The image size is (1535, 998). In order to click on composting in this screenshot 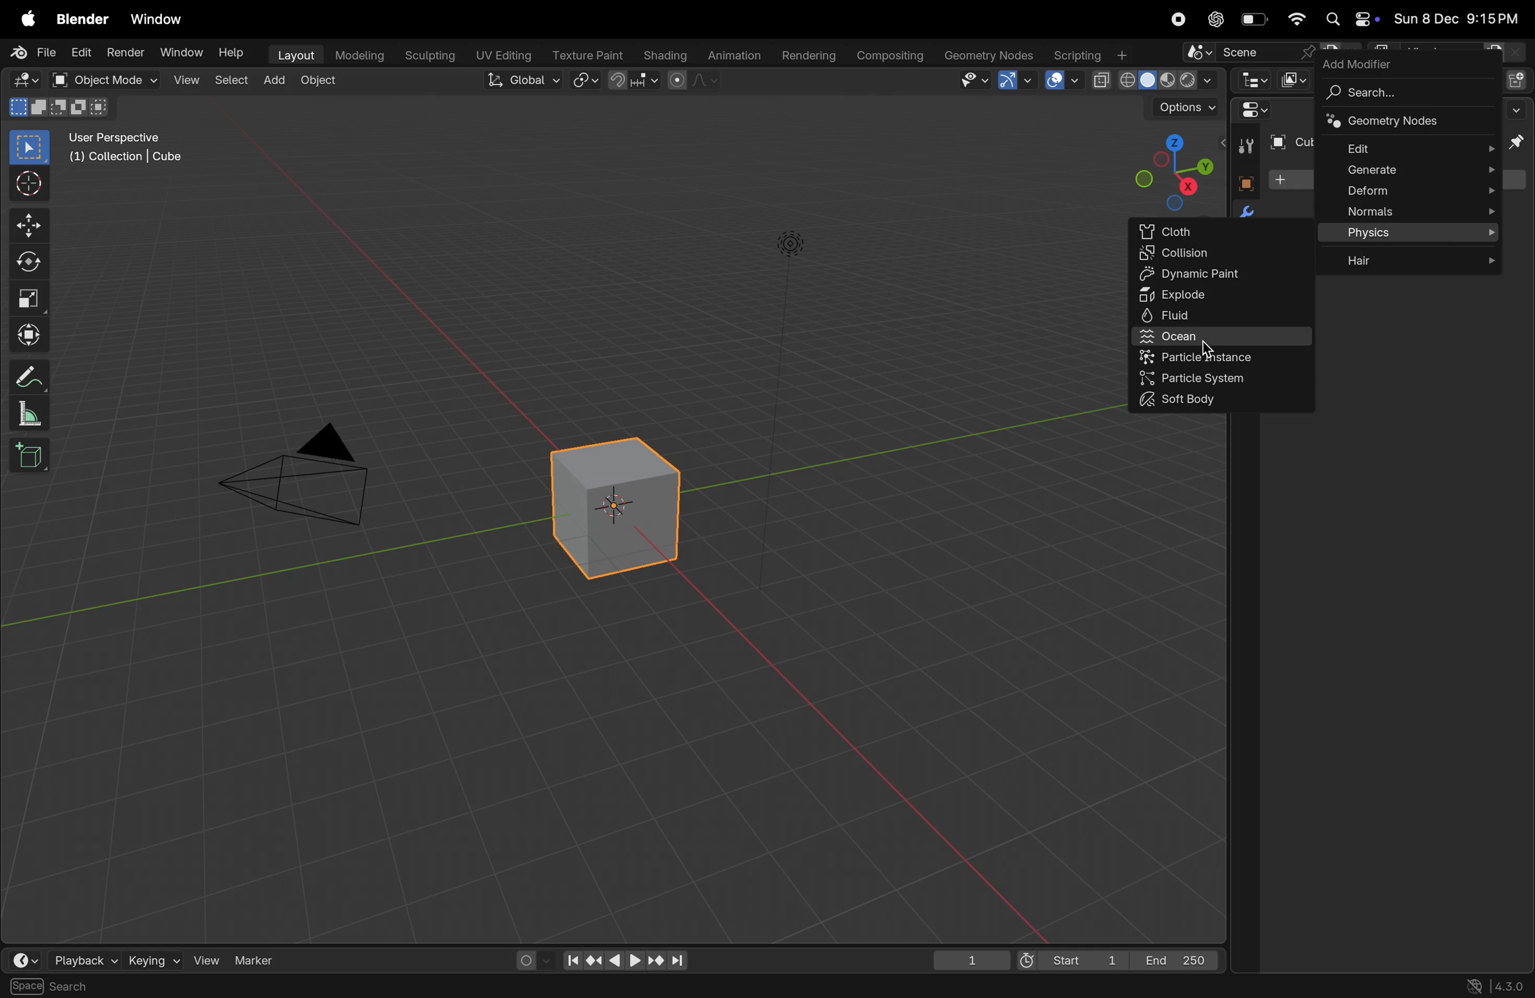, I will do `click(891, 56)`.